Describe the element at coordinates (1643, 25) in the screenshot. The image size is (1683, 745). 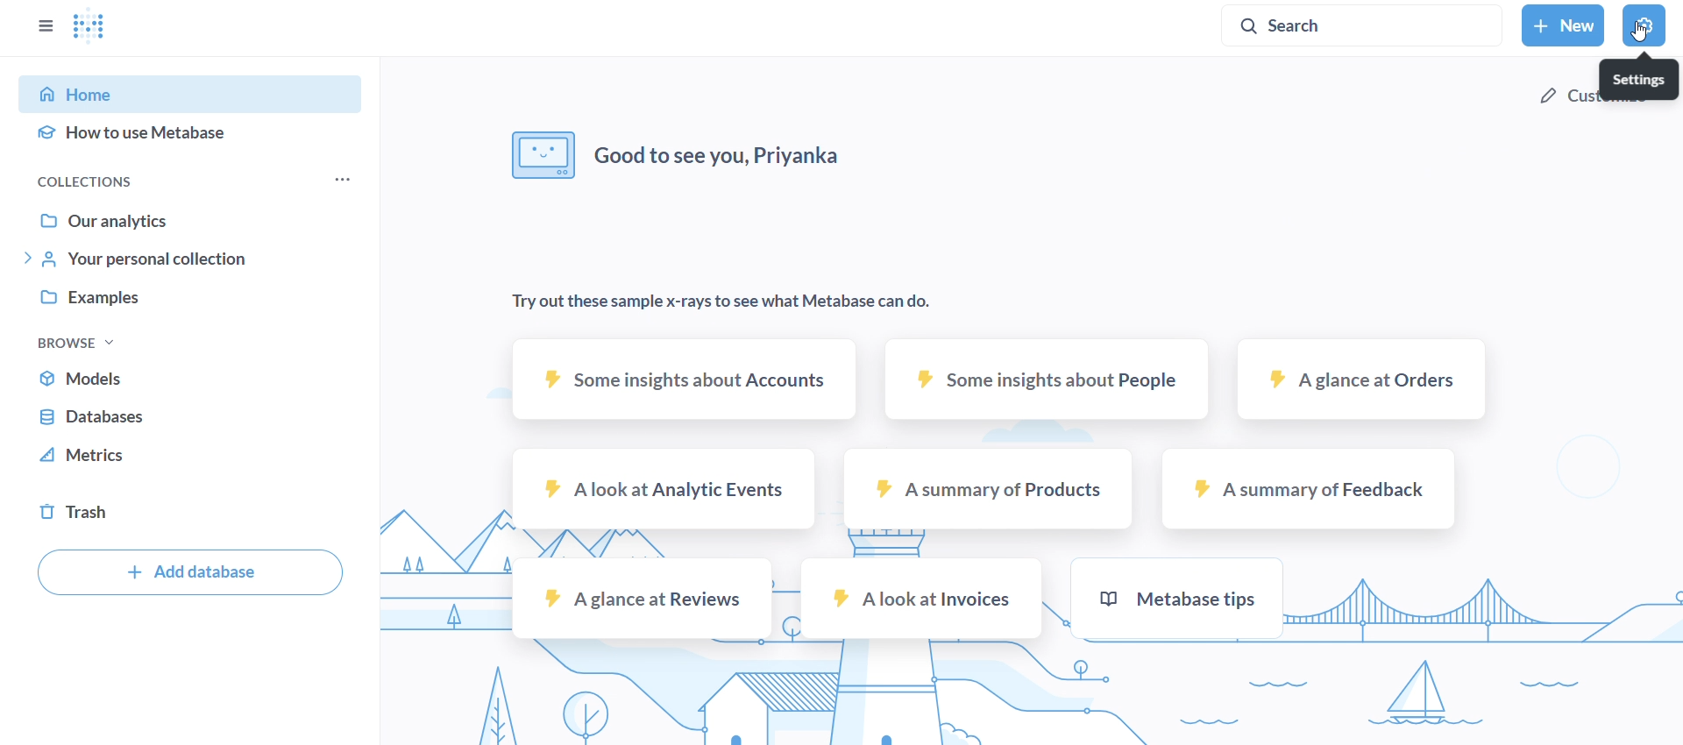
I see `settings` at that location.